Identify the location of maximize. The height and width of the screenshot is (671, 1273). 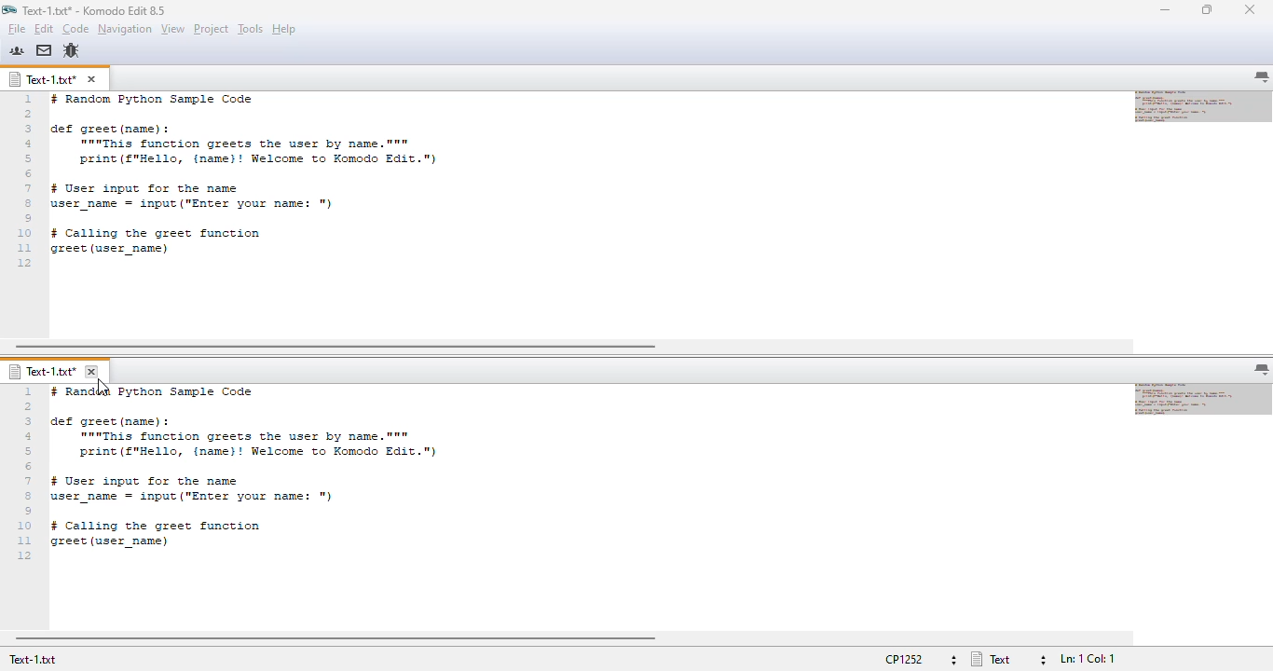
(1208, 10).